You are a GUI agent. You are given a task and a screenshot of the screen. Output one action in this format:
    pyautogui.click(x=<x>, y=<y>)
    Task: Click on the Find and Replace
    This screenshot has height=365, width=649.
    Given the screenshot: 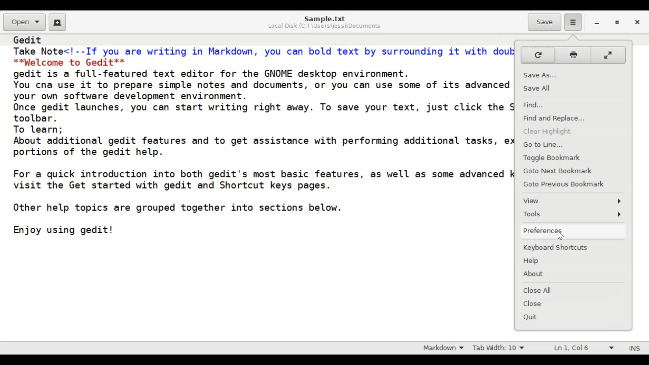 What is the action you would take?
    pyautogui.click(x=558, y=118)
    